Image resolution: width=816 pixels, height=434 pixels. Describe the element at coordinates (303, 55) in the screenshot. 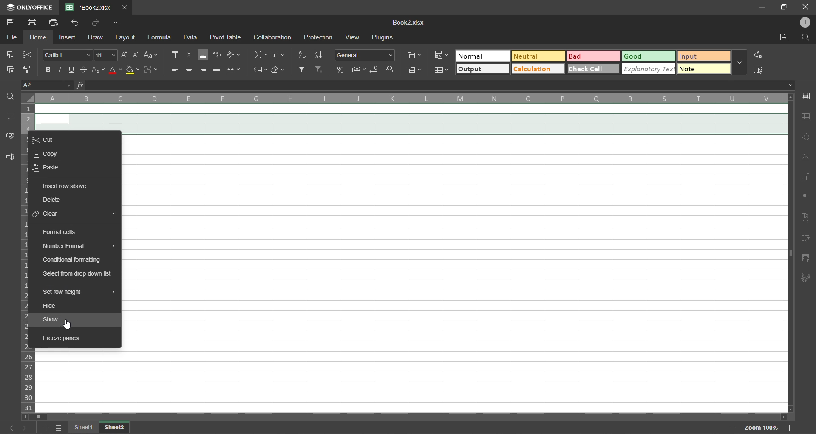

I see `sort ascending` at that location.